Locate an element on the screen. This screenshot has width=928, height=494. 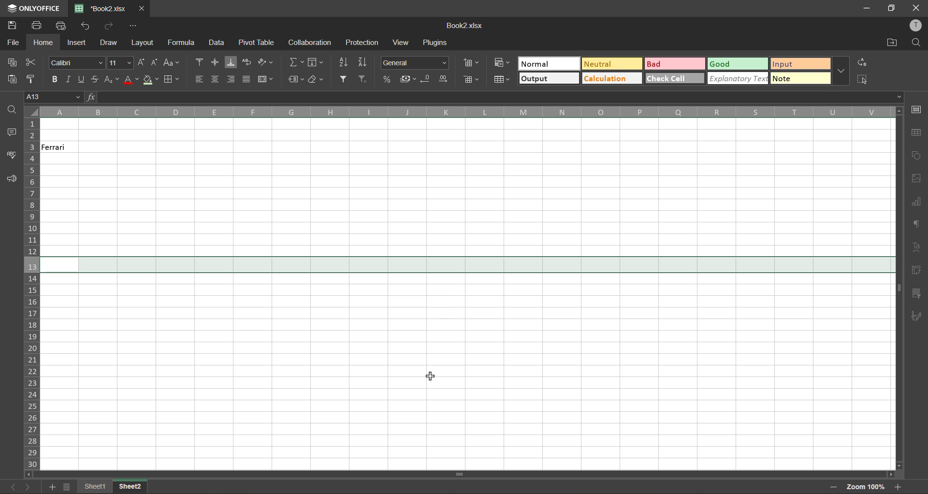
normal is located at coordinates (549, 64).